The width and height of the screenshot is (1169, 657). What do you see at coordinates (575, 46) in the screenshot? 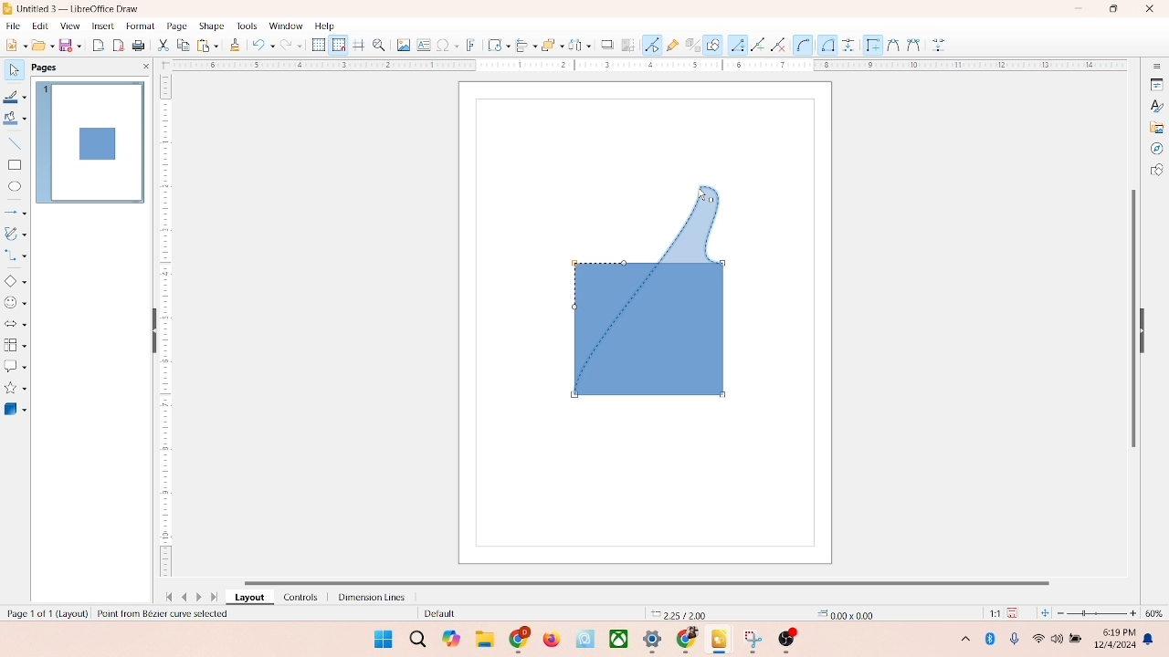
I see `select at least three object to distribute` at bounding box center [575, 46].